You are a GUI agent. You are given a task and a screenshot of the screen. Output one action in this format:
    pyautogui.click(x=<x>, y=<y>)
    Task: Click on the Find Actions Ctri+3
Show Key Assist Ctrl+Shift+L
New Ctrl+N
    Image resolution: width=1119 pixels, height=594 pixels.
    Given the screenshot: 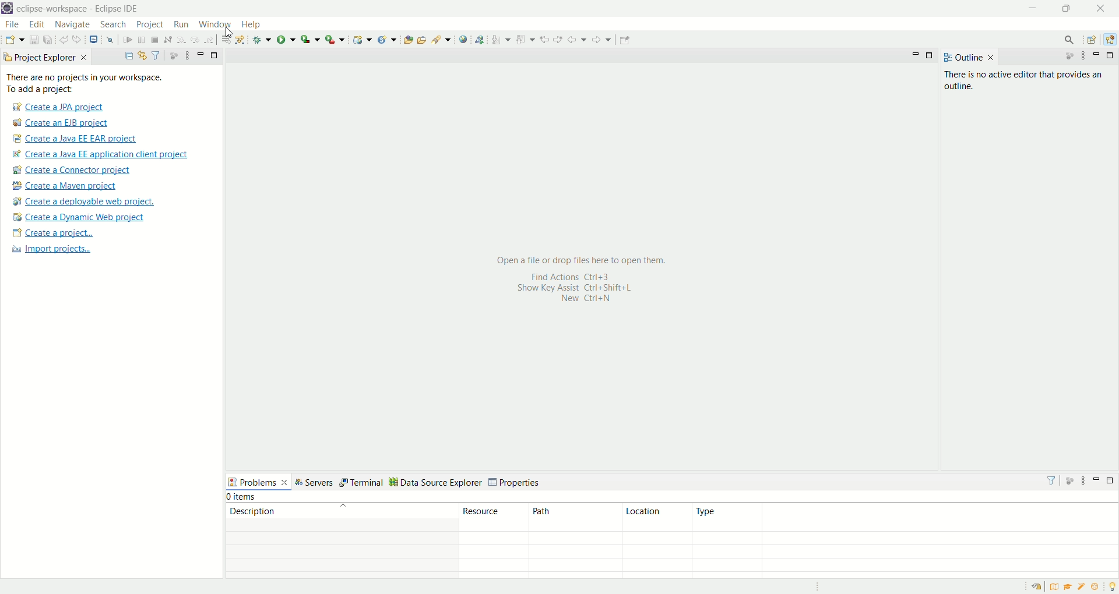 What is the action you would take?
    pyautogui.click(x=578, y=289)
    